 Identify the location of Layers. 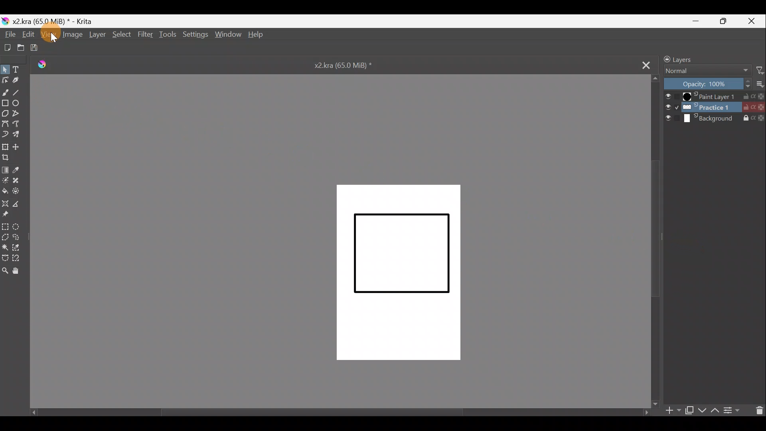
(697, 59).